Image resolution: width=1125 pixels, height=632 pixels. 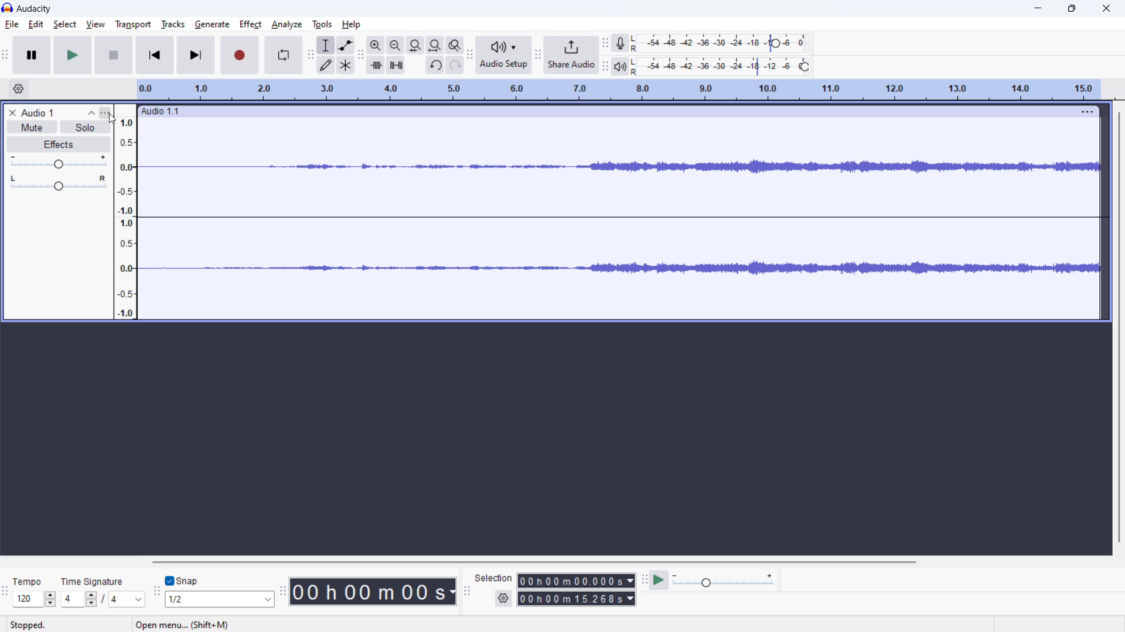 I want to click on title, so click(x=35, y=9).